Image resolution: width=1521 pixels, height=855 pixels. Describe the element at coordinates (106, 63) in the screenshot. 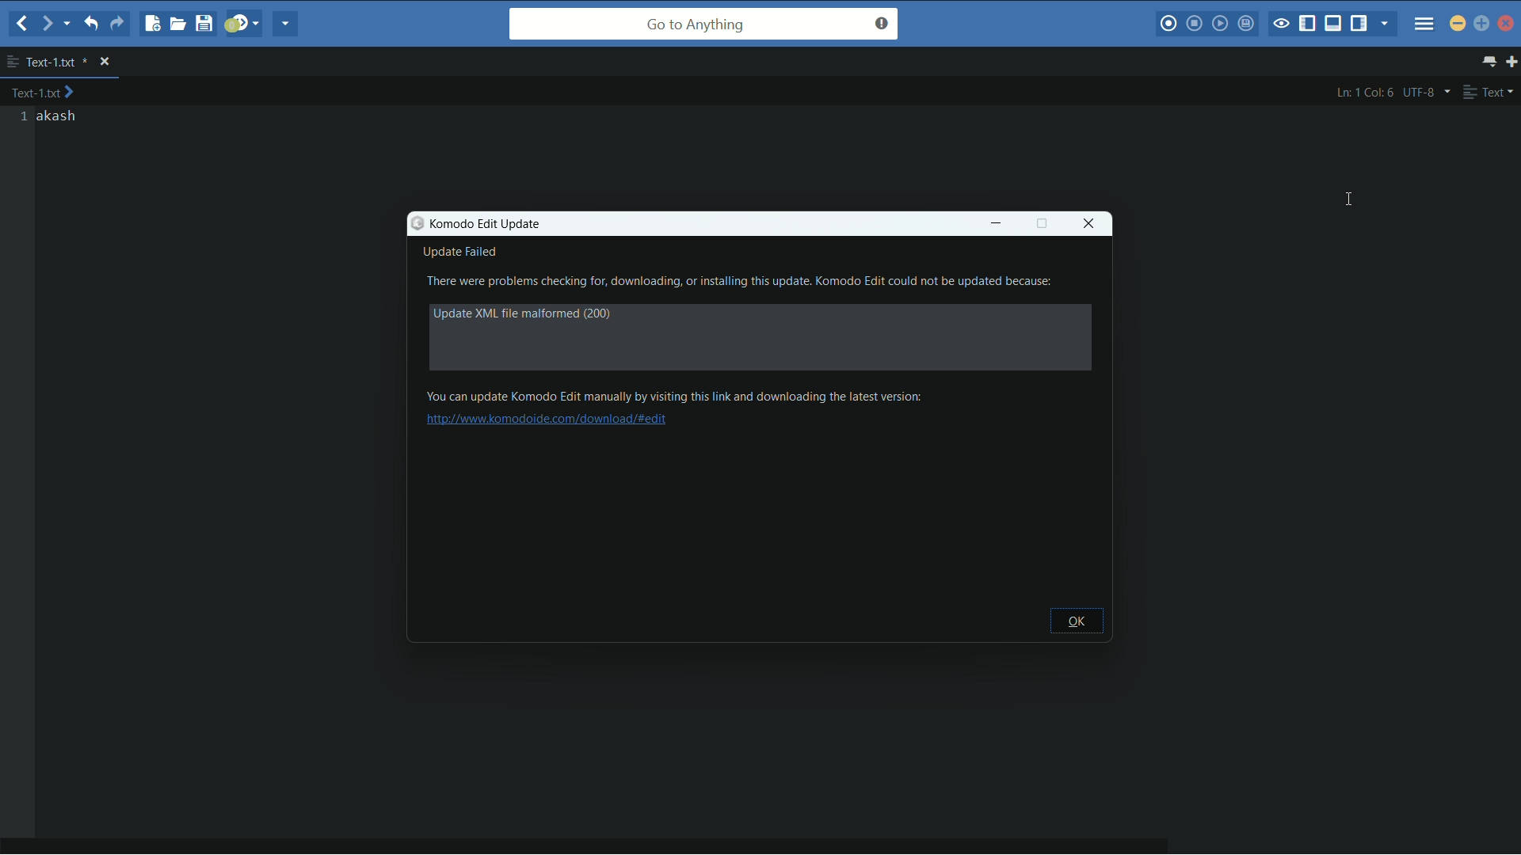

I see `close file` at that location.